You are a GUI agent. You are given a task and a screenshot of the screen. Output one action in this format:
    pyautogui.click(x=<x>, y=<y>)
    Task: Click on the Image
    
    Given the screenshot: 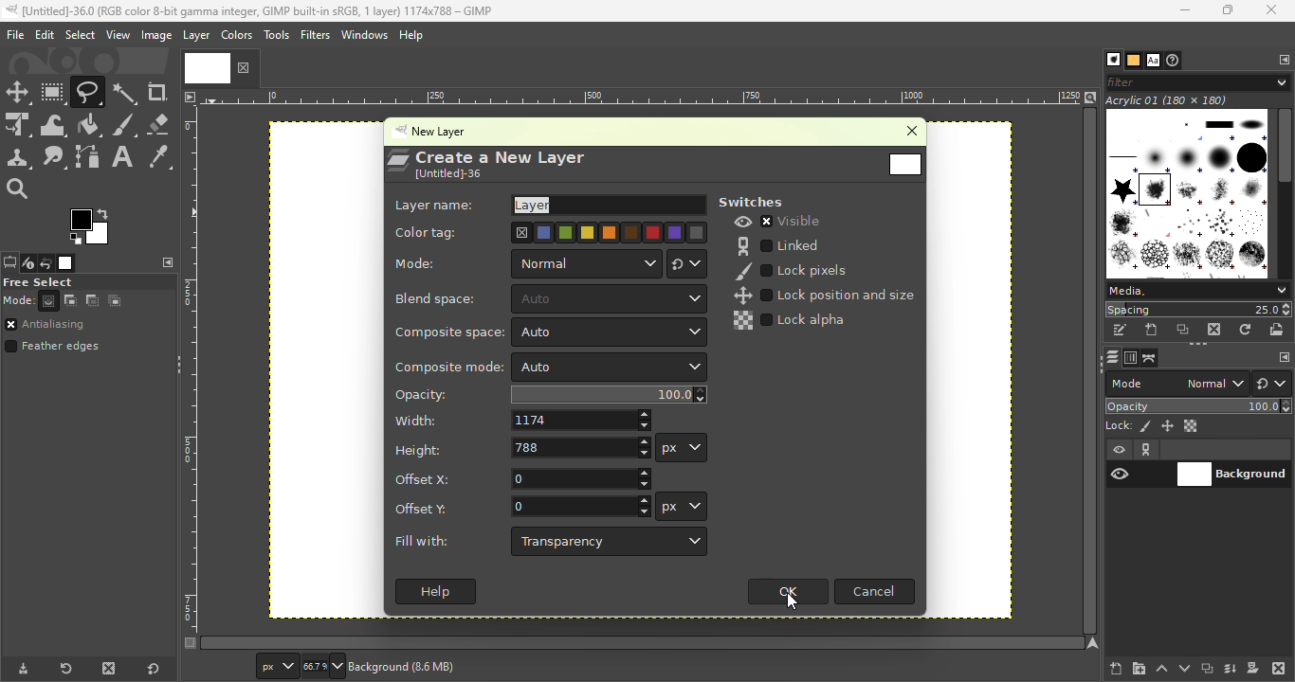 What is the action you would take?
    pyautogui.click(x=66, y=263)
    